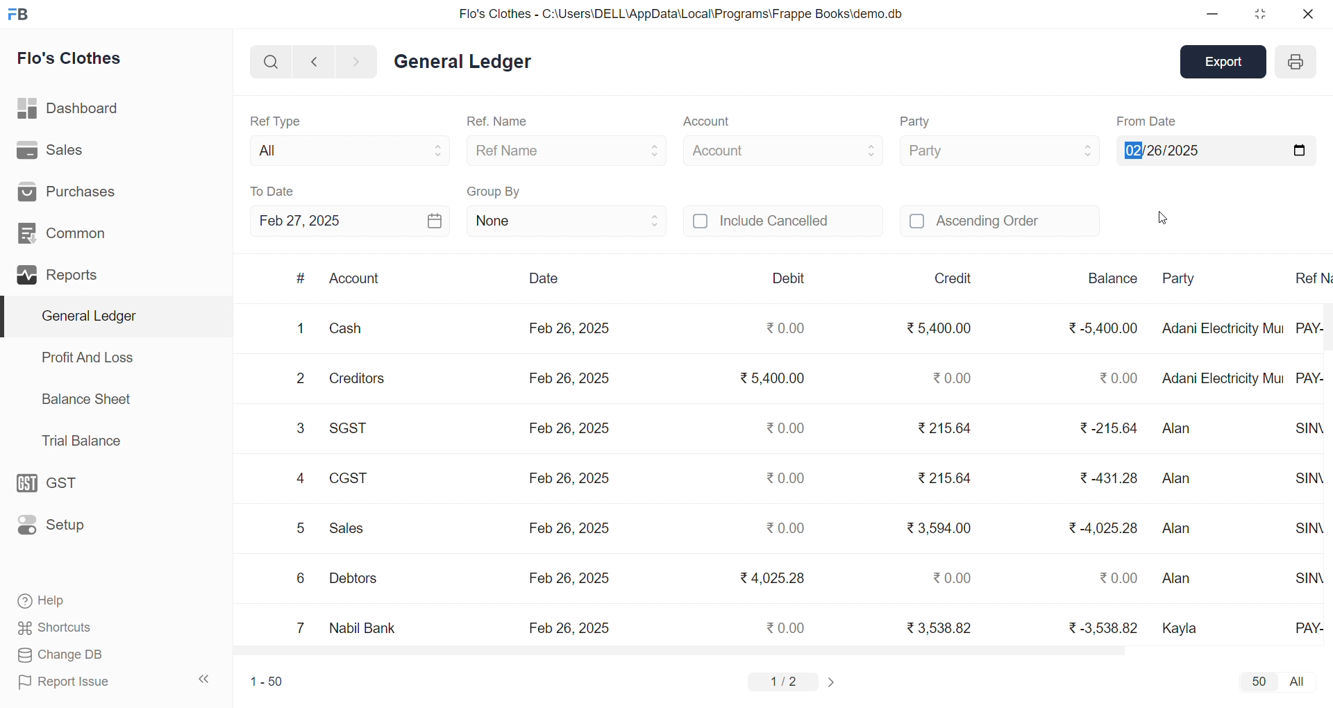 This screenshot has height=708, width=1333. What do you see at coordinates (1308, 326) in the screenshot?
I see `PAY-` at bounding box center [1308, 326].